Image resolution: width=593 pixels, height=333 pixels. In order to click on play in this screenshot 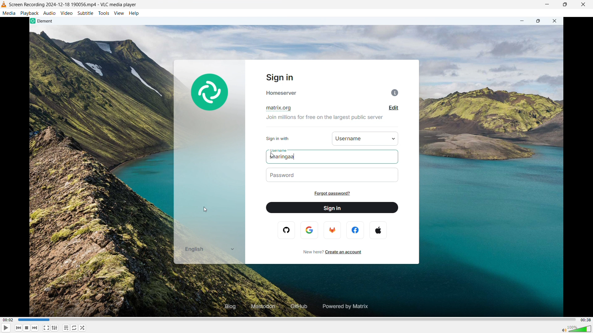, I will do `click(6, 328)`.